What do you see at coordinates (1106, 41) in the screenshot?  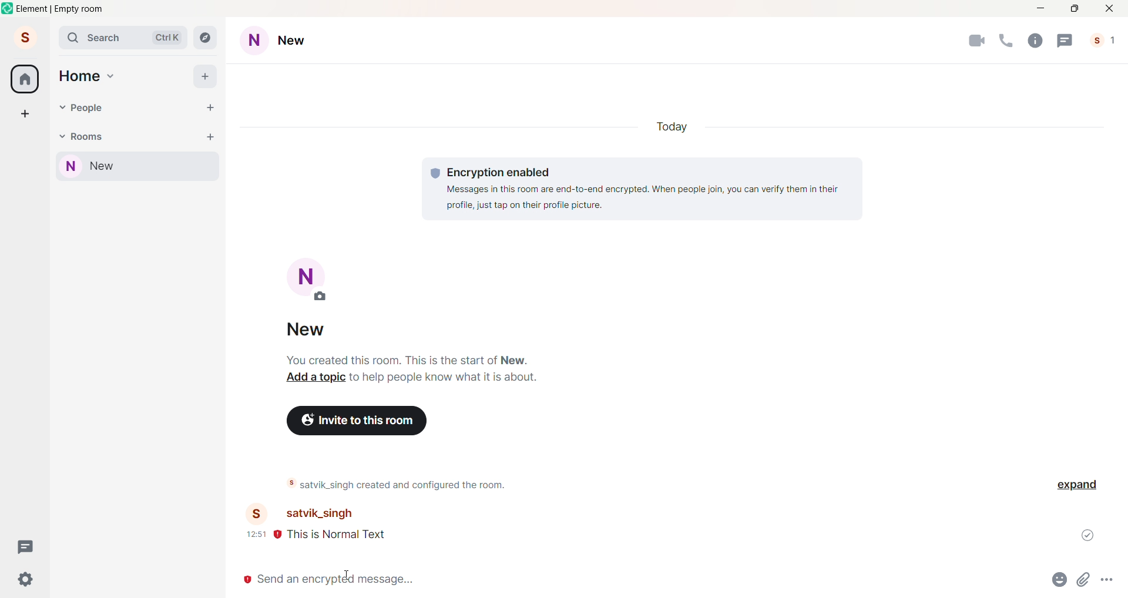 I see `People` at bounding box center [1106, 41].